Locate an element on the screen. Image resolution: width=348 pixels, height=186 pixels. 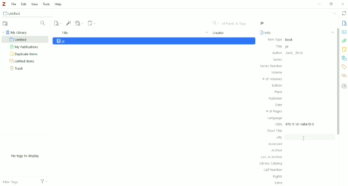
Edition is located at coordinates (277, 86).